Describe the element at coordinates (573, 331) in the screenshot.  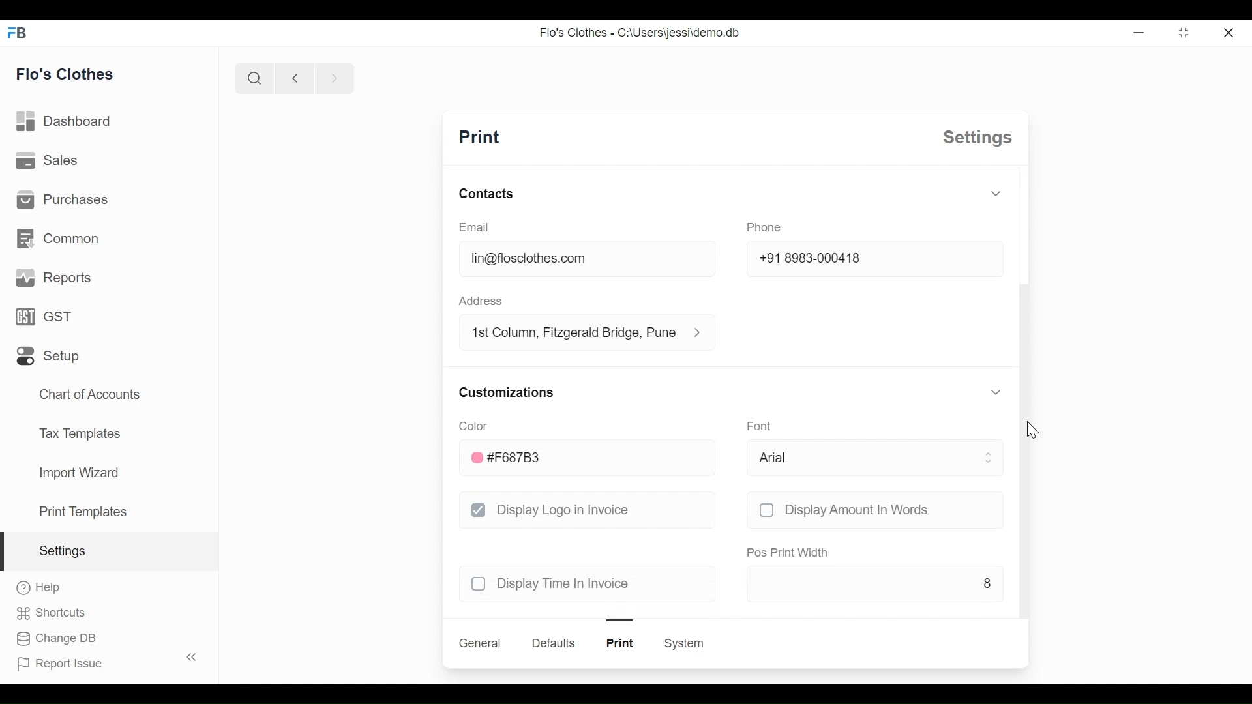
I see `1st column, fitzgerald bridge, Pune` at that location.